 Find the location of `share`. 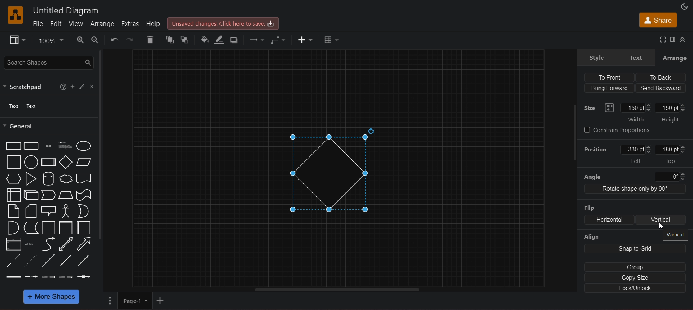

share is located at coordinates (657, 19).